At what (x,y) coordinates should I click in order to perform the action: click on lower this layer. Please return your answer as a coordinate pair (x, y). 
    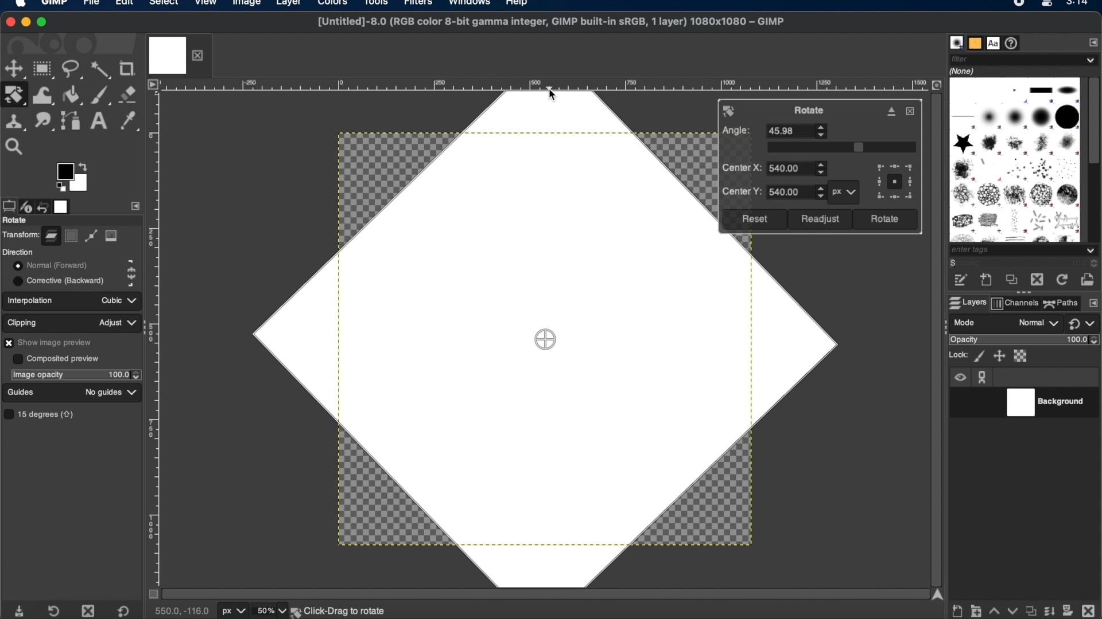
    Looking at the image, I should click on (1012, 610).